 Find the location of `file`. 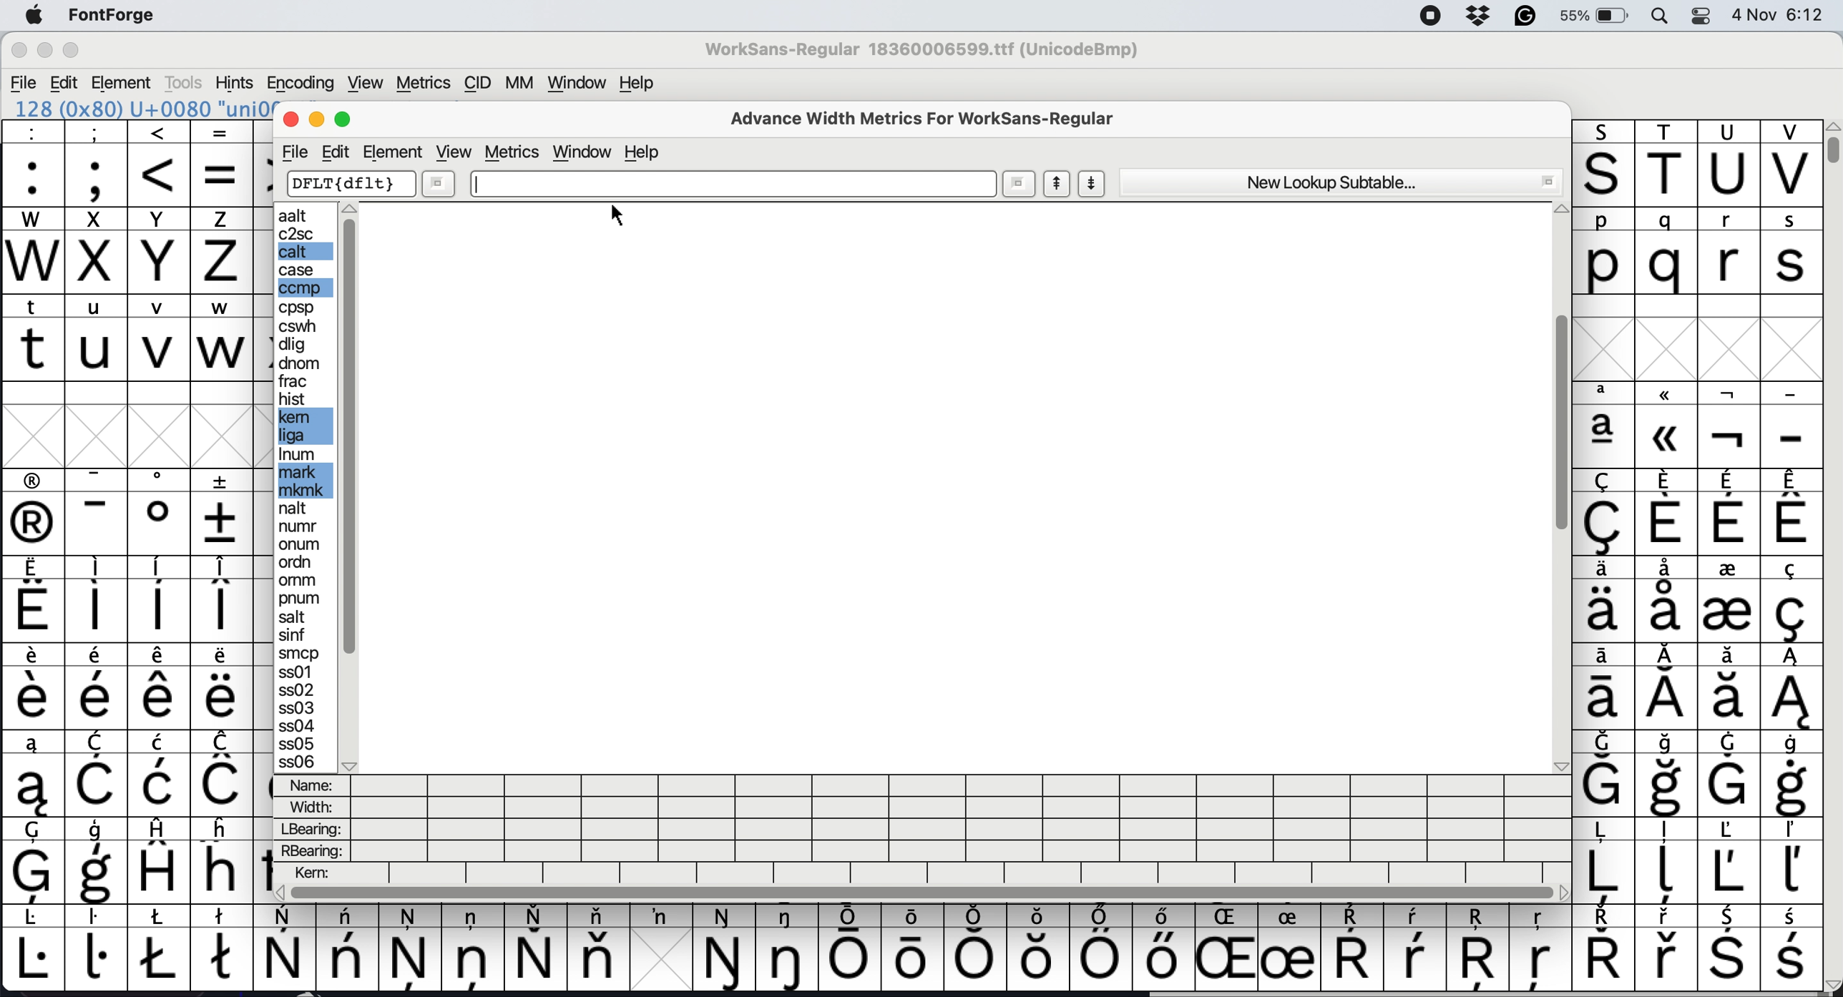

file is located at coordinates (296, 152).